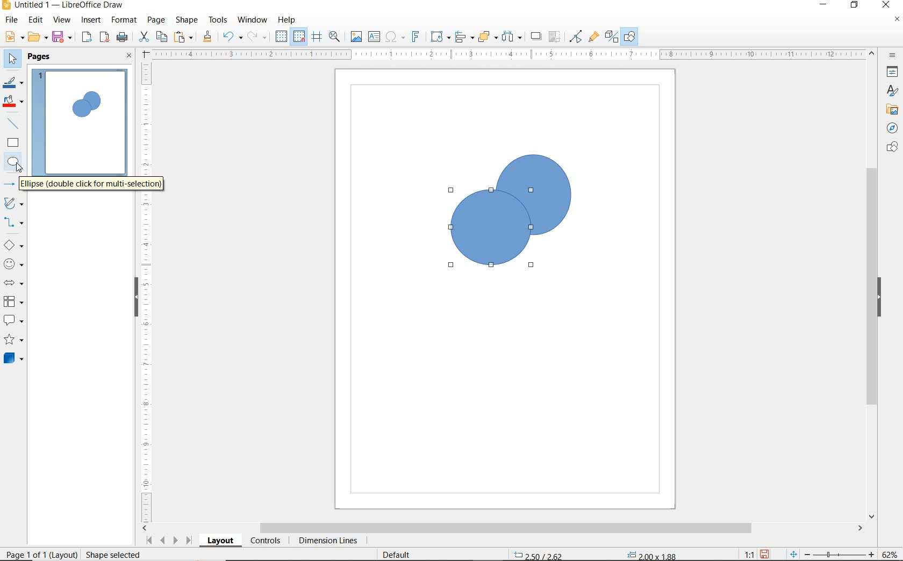 Image resolution: width=903 pixels, height=561 pixels. What do you see at coordinates (13, 204) in the screenshot?
I see `CURVES AND POLYGONS` at bounding box center [13, 204].